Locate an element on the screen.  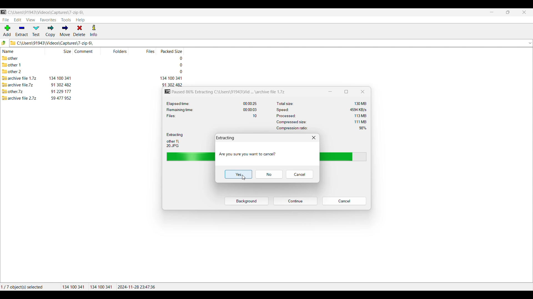
Compression ratio: 98% is located at coordinates (321, 128).